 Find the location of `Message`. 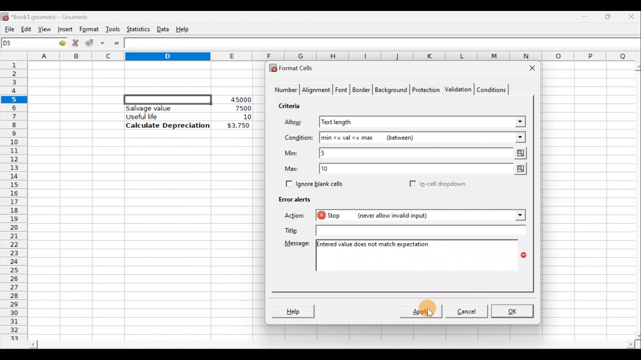

Message is located at coordinates (296, 245).